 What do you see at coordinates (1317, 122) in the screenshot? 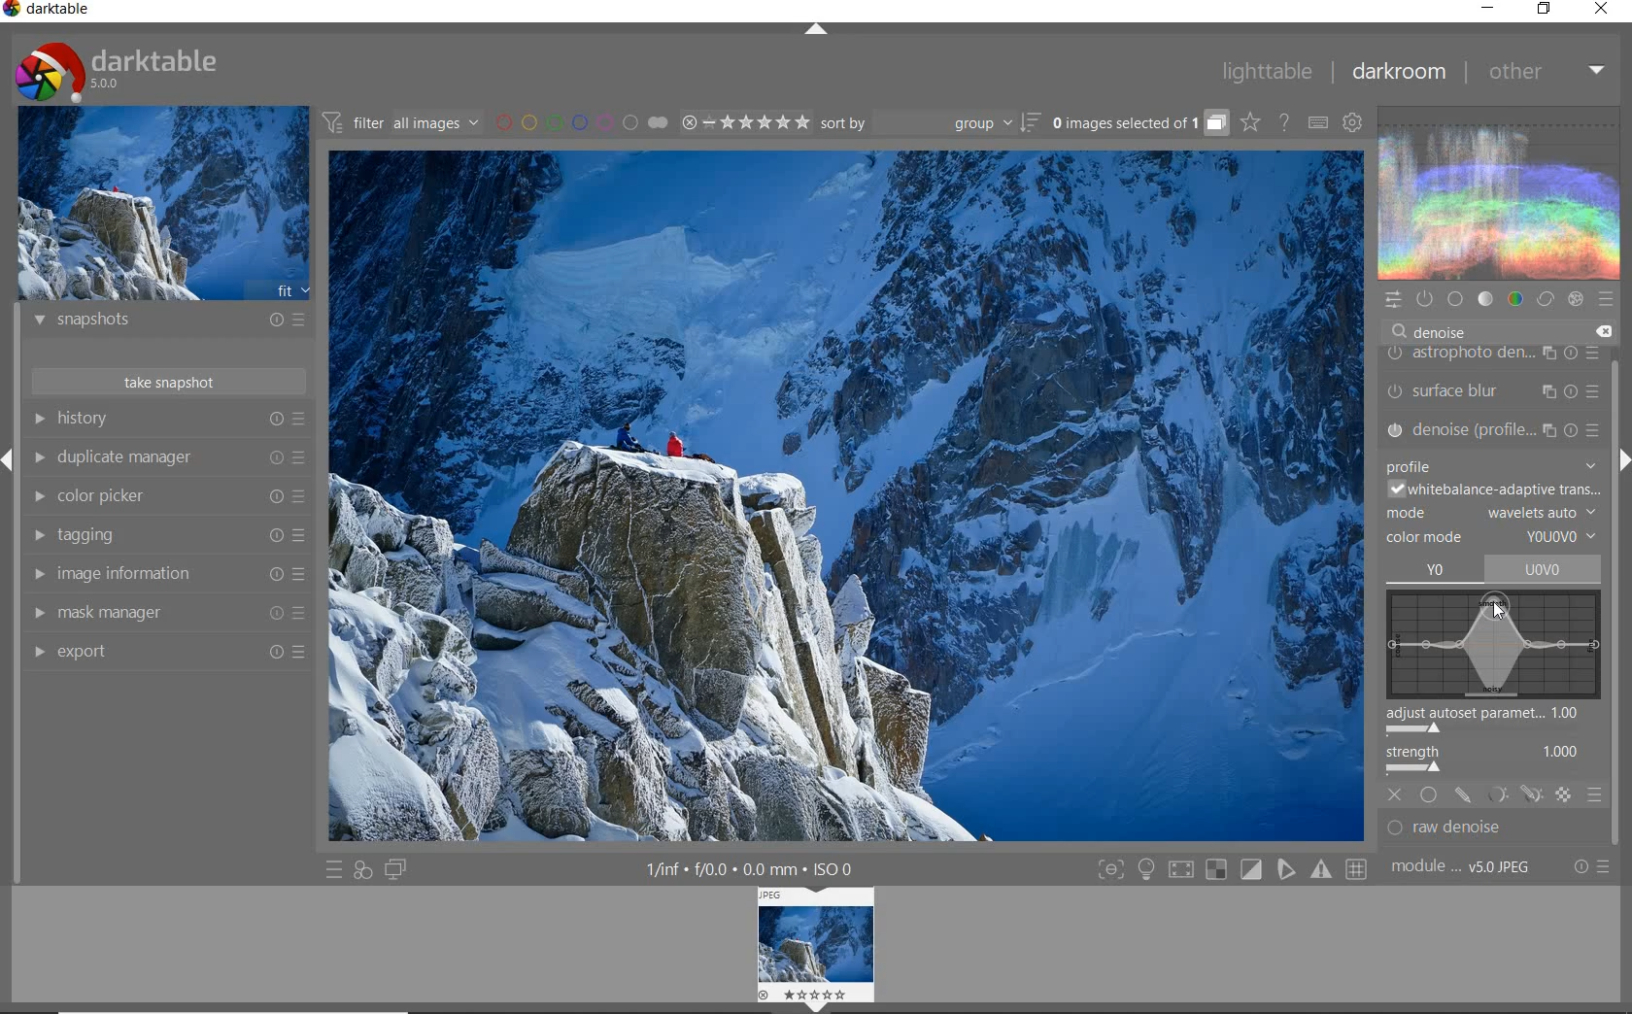
I see `set keyboard shortcuts` at bounding box center [1317, 122].